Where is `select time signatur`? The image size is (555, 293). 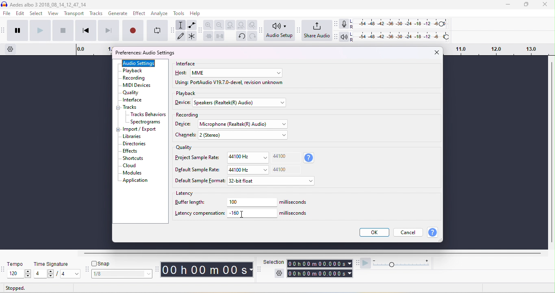 select time signatur is located at coordinates (58, 274).